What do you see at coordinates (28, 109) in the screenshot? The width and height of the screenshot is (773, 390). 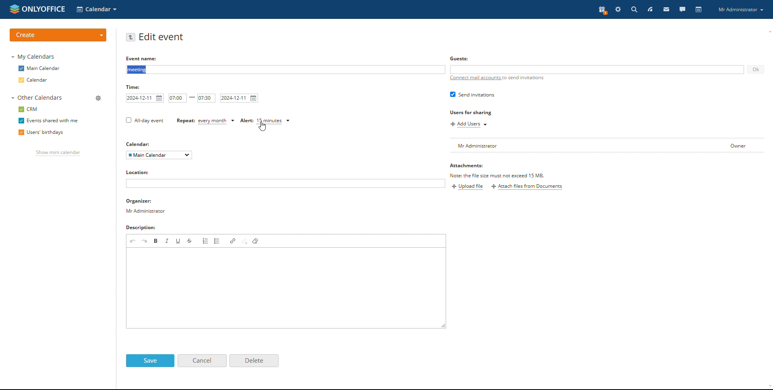 I see `crm` at bounding box center [28, 109].